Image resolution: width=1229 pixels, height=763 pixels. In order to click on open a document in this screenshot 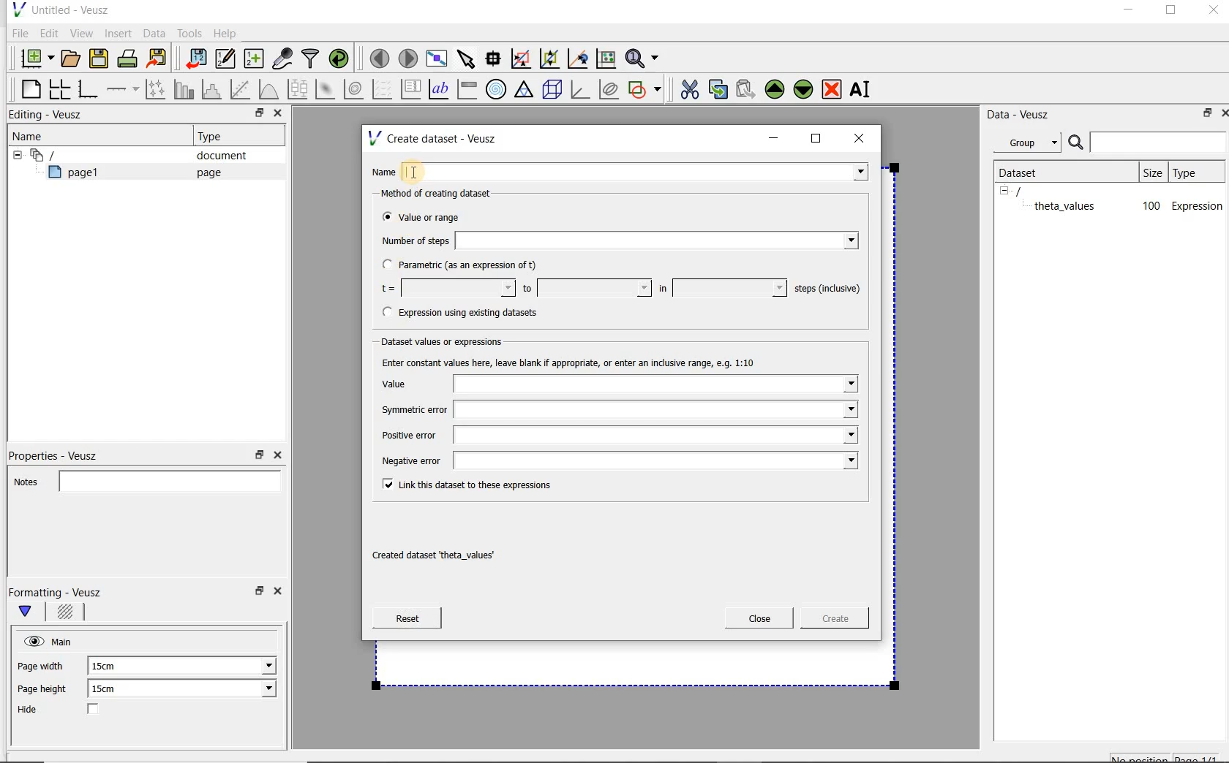, I will do `click(72, 57)`.